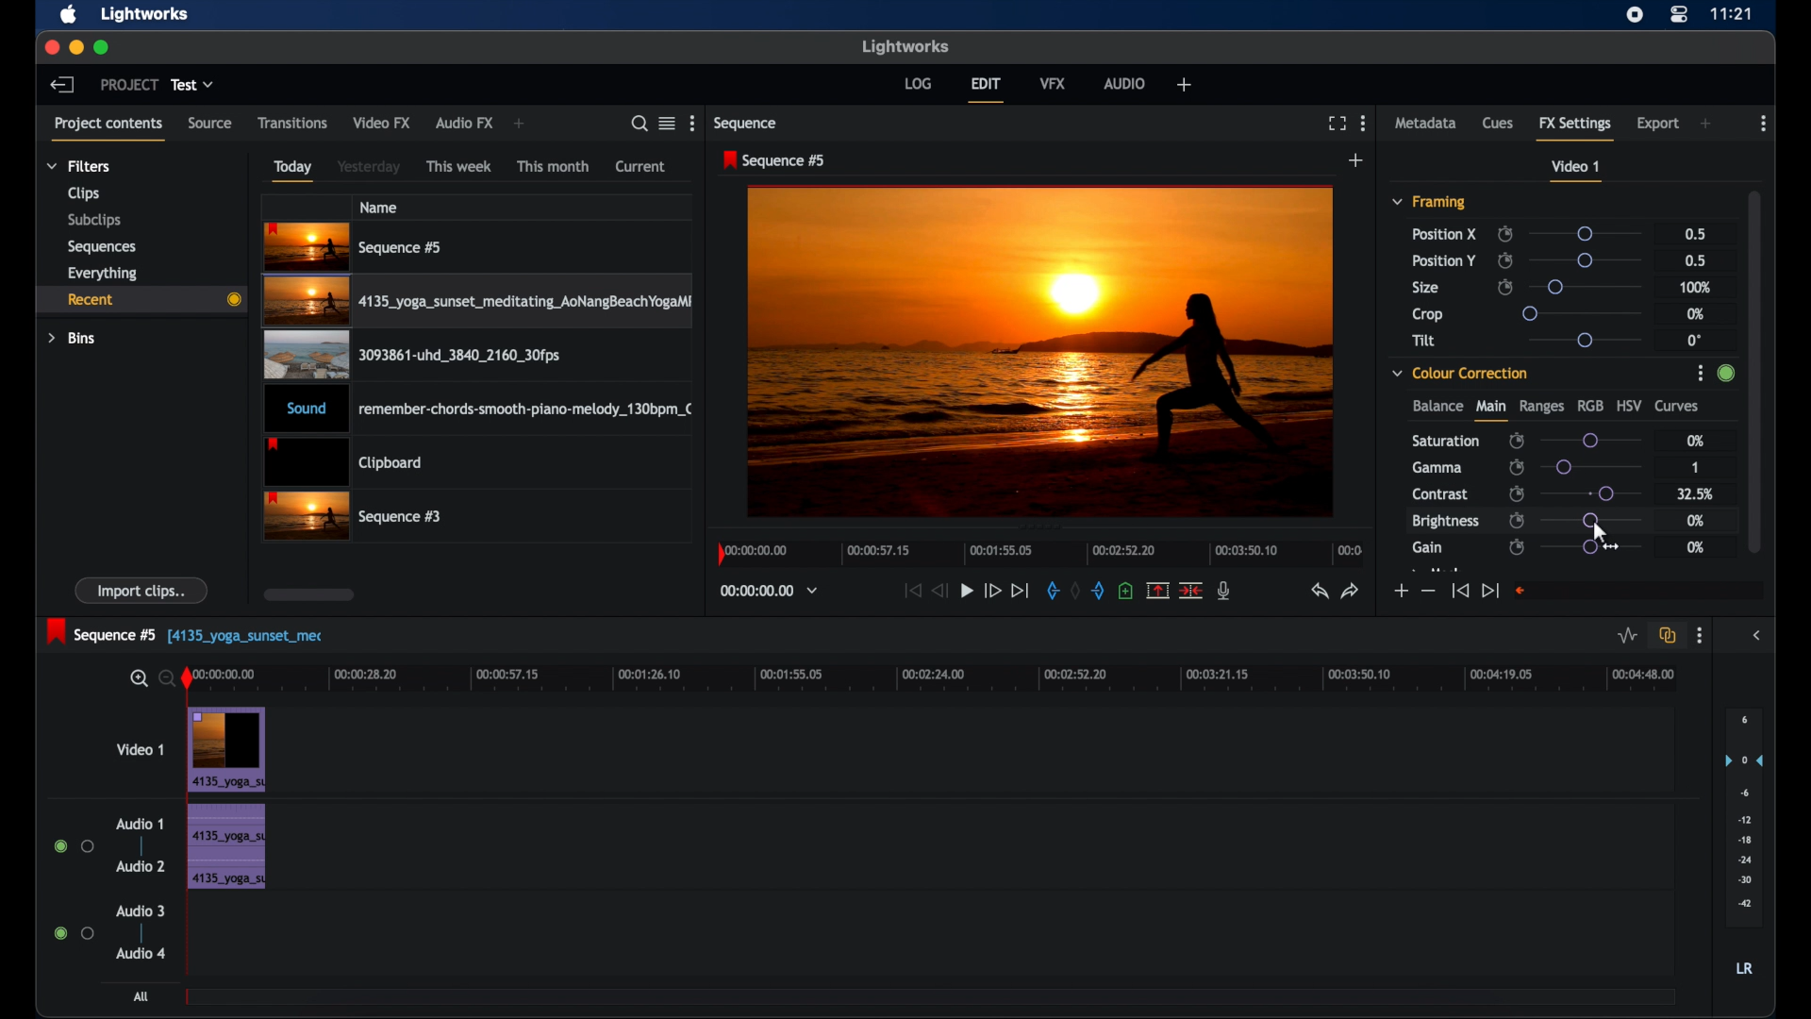 This screenshot has height=1019, width=1811. What do you see at coordinates (141, 952) in the screenshot?
I see `audio 4` at bounding box center [141, 952].